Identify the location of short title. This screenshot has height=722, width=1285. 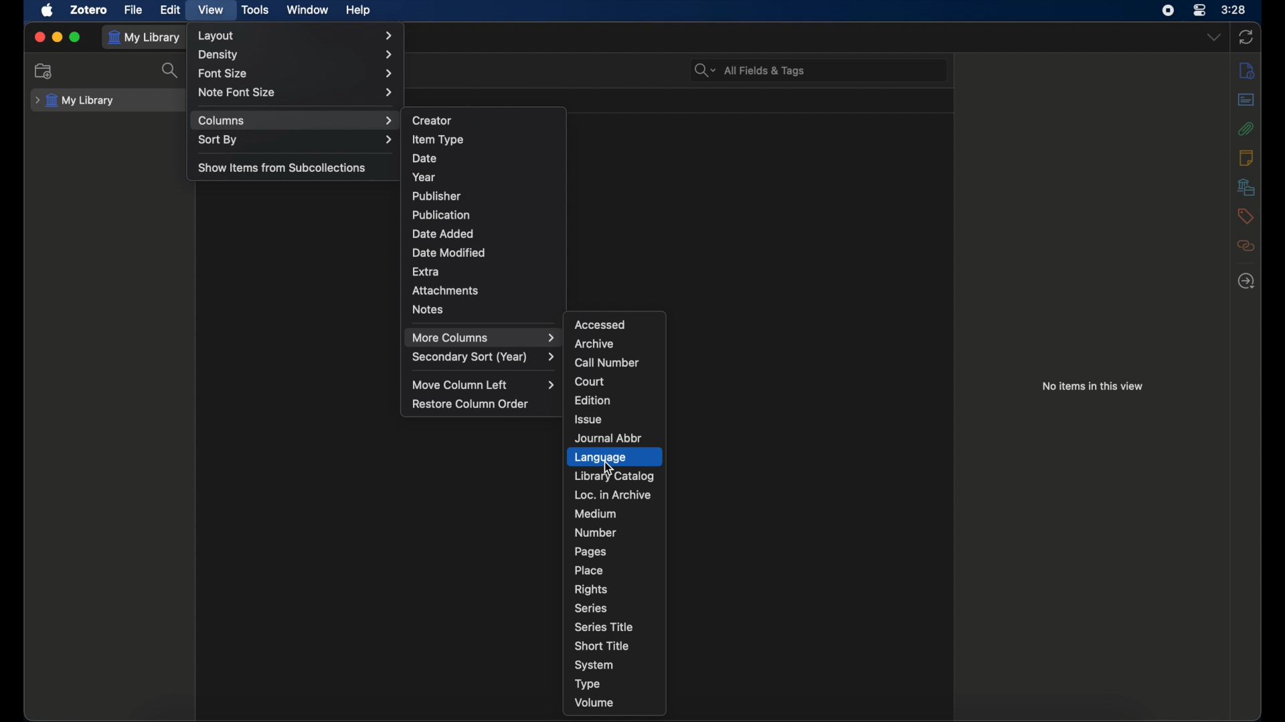
(604, 645).